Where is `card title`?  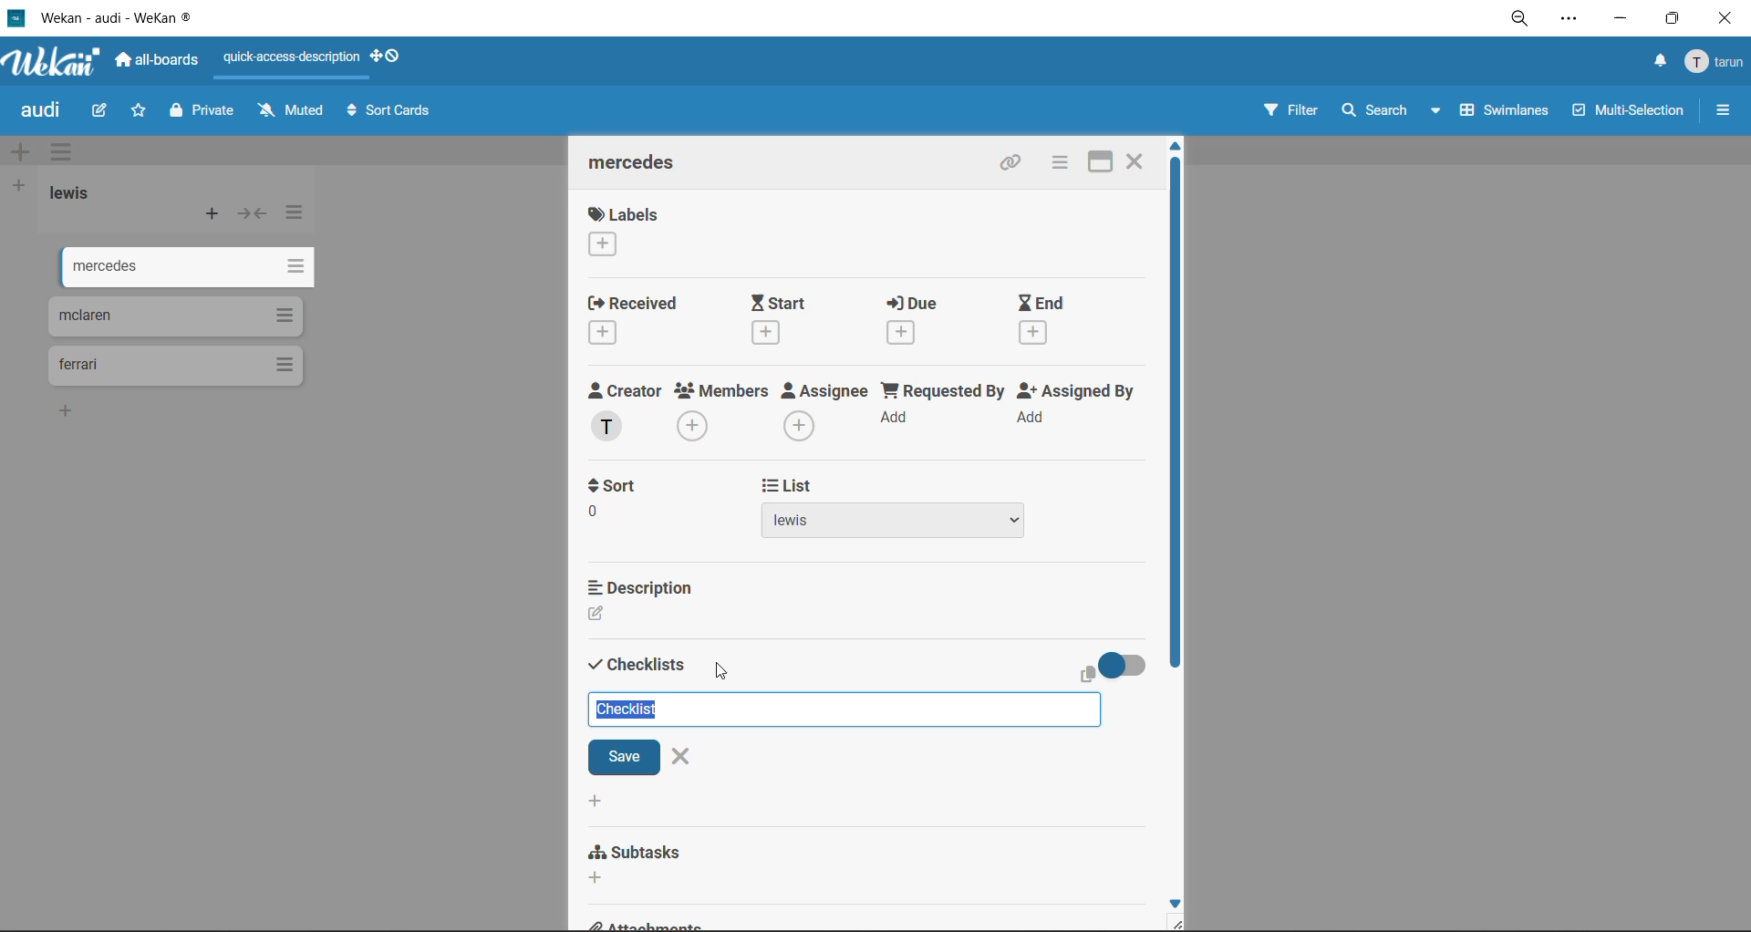 card title is located at coordinates (640, 165).